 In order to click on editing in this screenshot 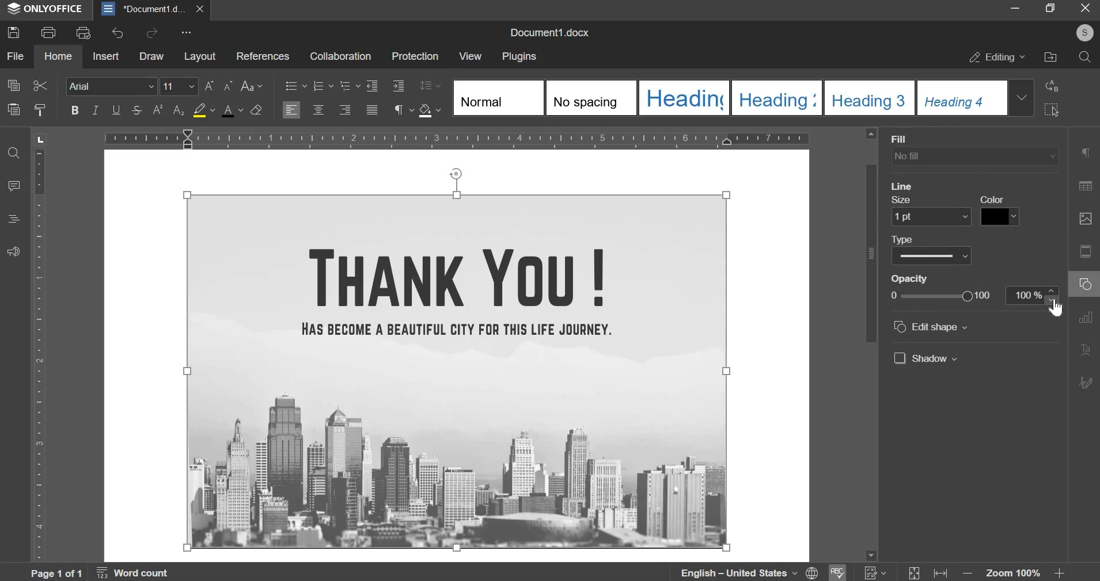, I will do `click(997, 58)`.